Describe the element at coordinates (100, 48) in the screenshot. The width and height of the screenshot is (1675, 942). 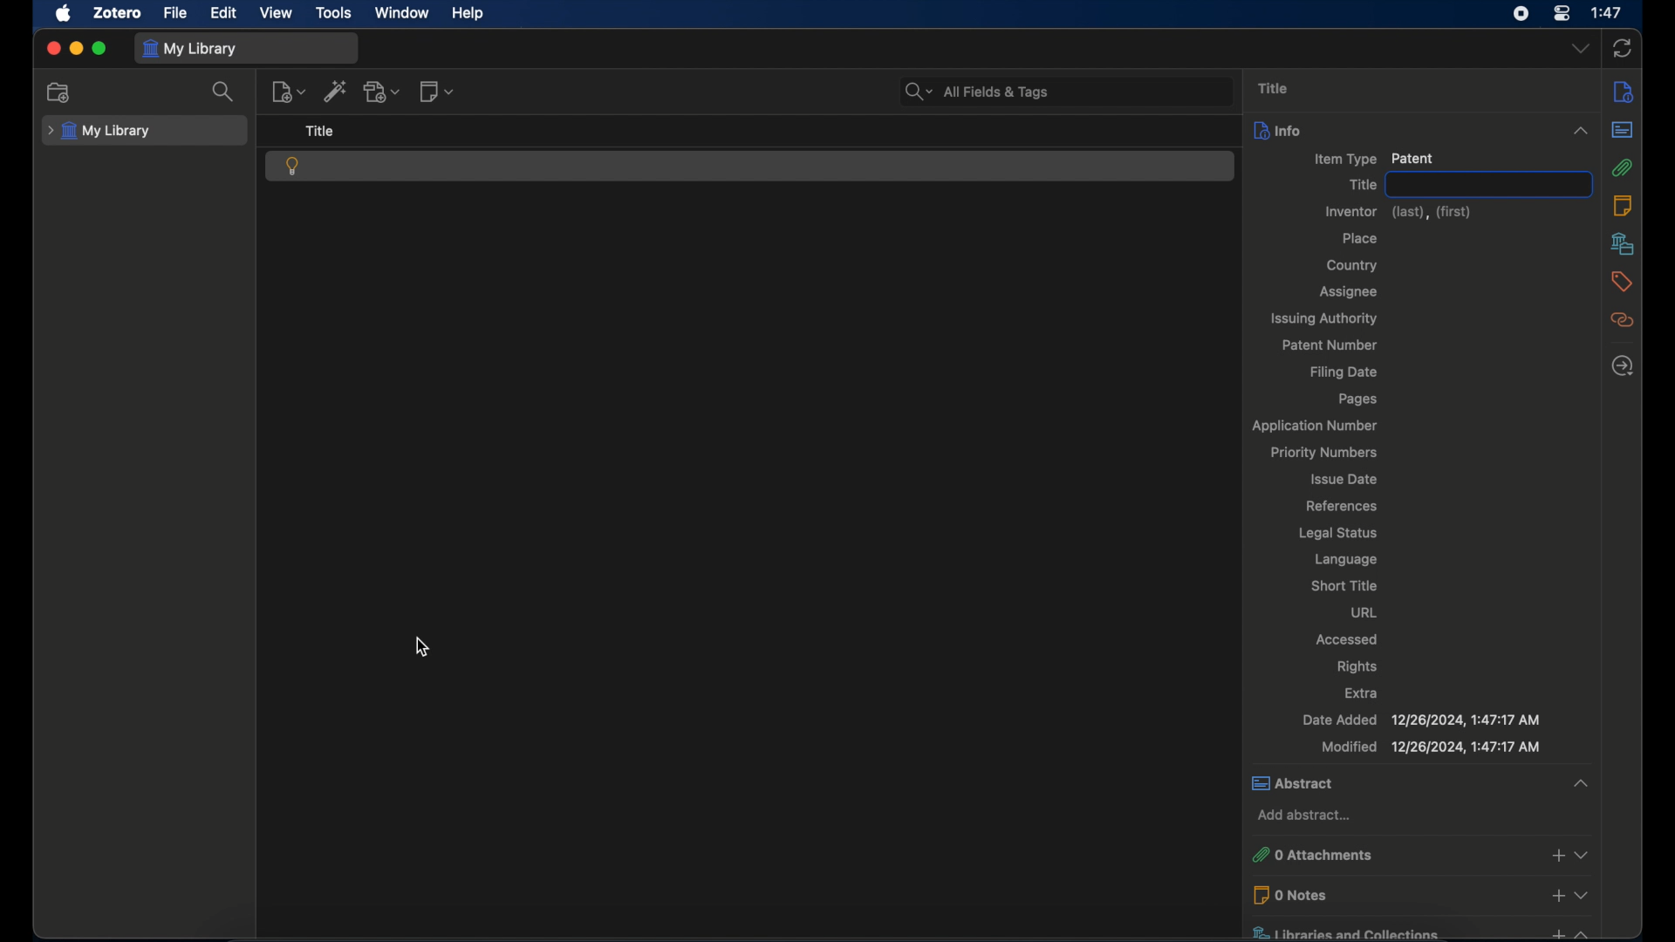
I see `maximize` at that location.